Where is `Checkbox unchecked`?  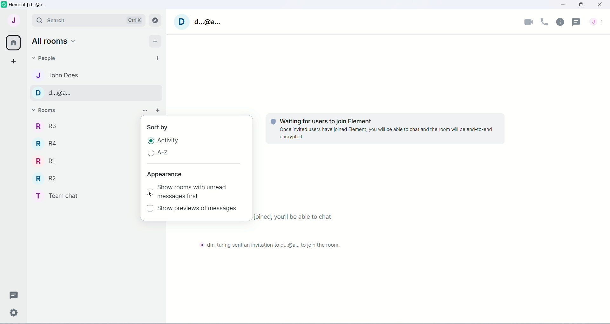 Checkbox unchecked is located at coordinates (151, 193).